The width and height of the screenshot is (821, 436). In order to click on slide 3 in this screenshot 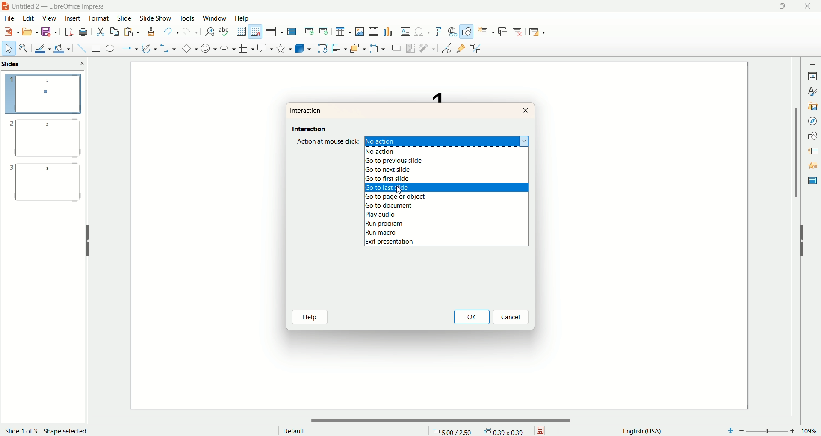, I will do `click(45, 186)`.